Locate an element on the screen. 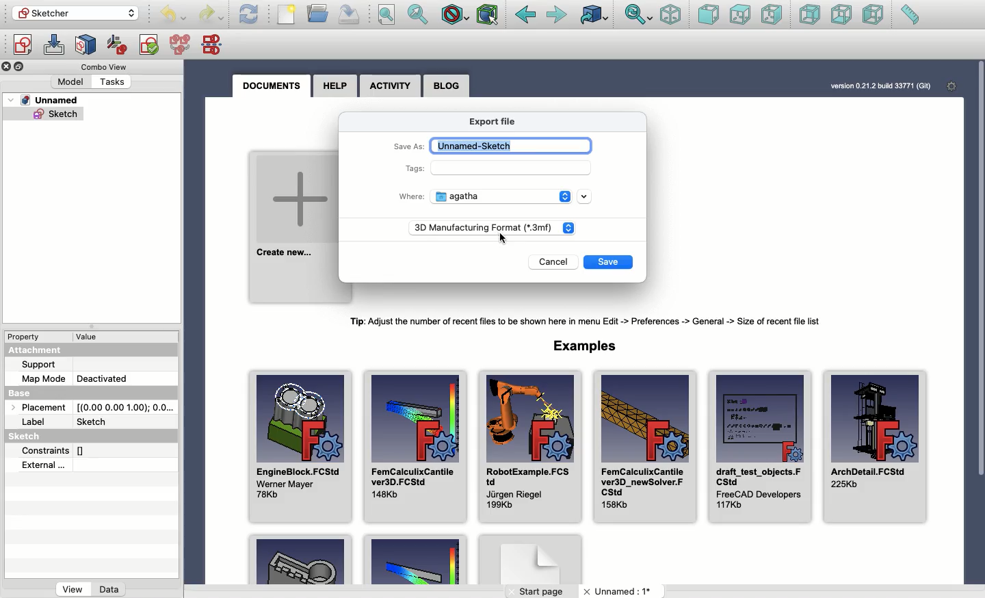 The image size is (985, 598). Map sketch to face is located at coordinates (88, 44).